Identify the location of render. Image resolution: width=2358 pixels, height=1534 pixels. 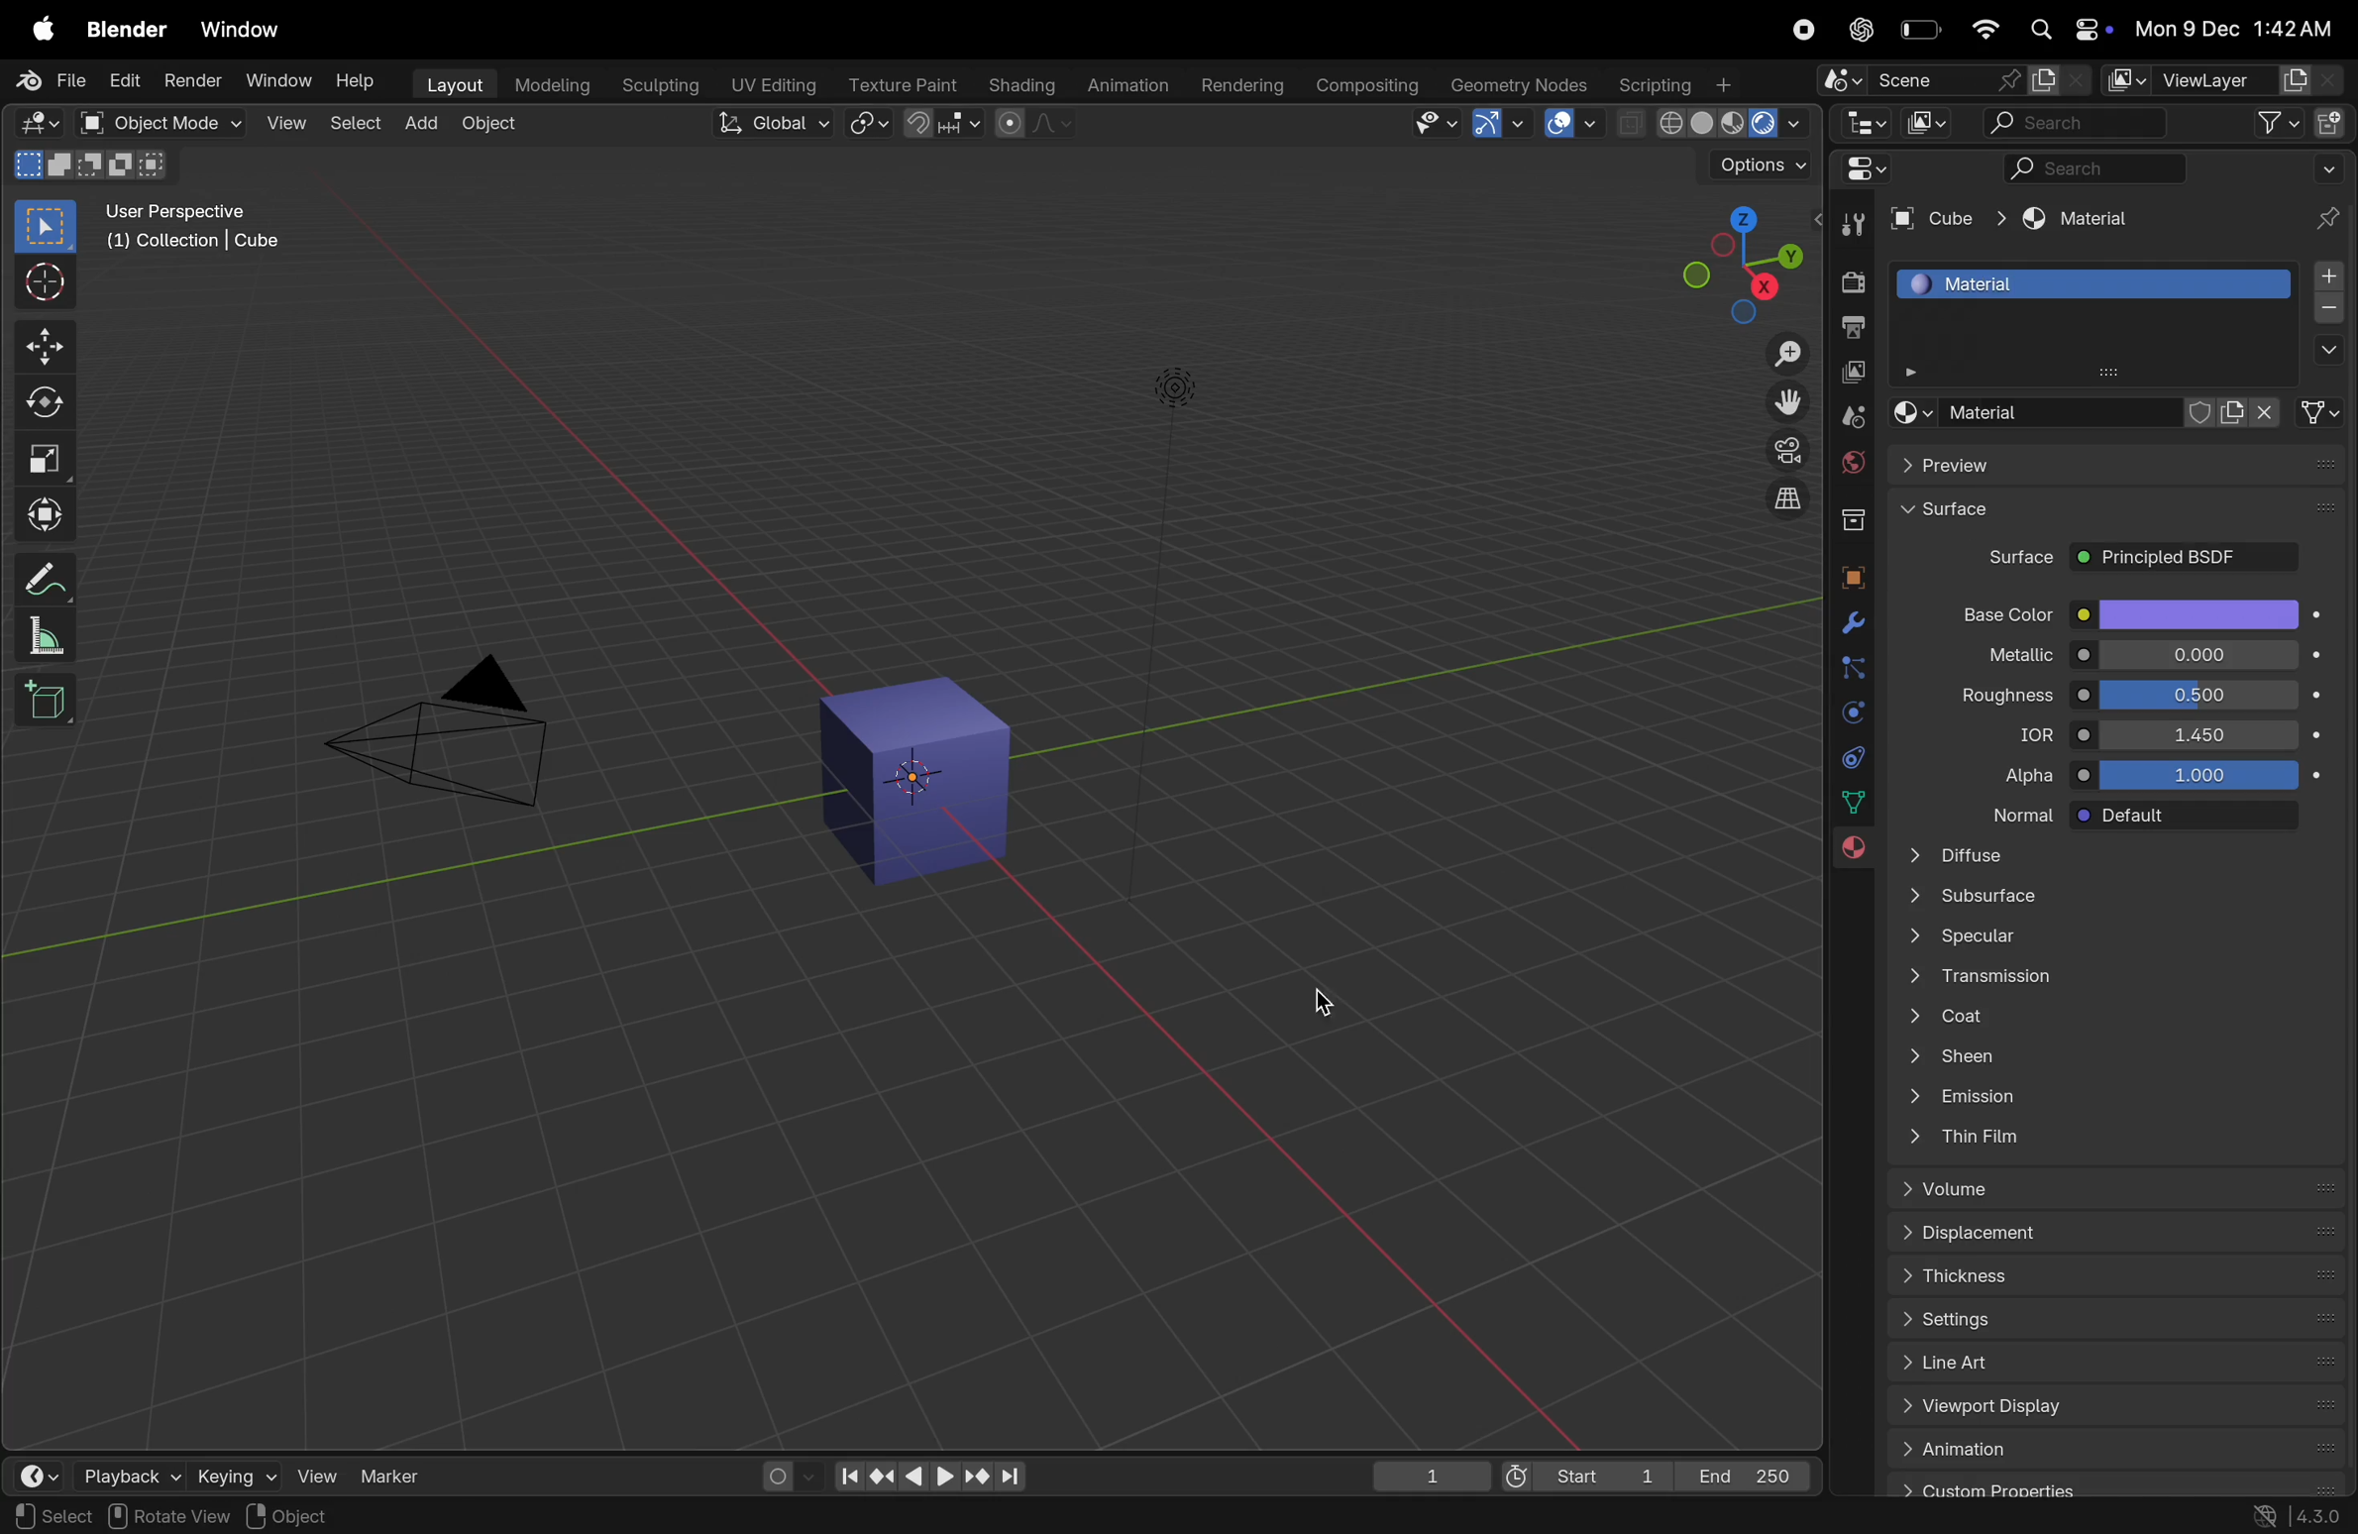
(1847, 283).